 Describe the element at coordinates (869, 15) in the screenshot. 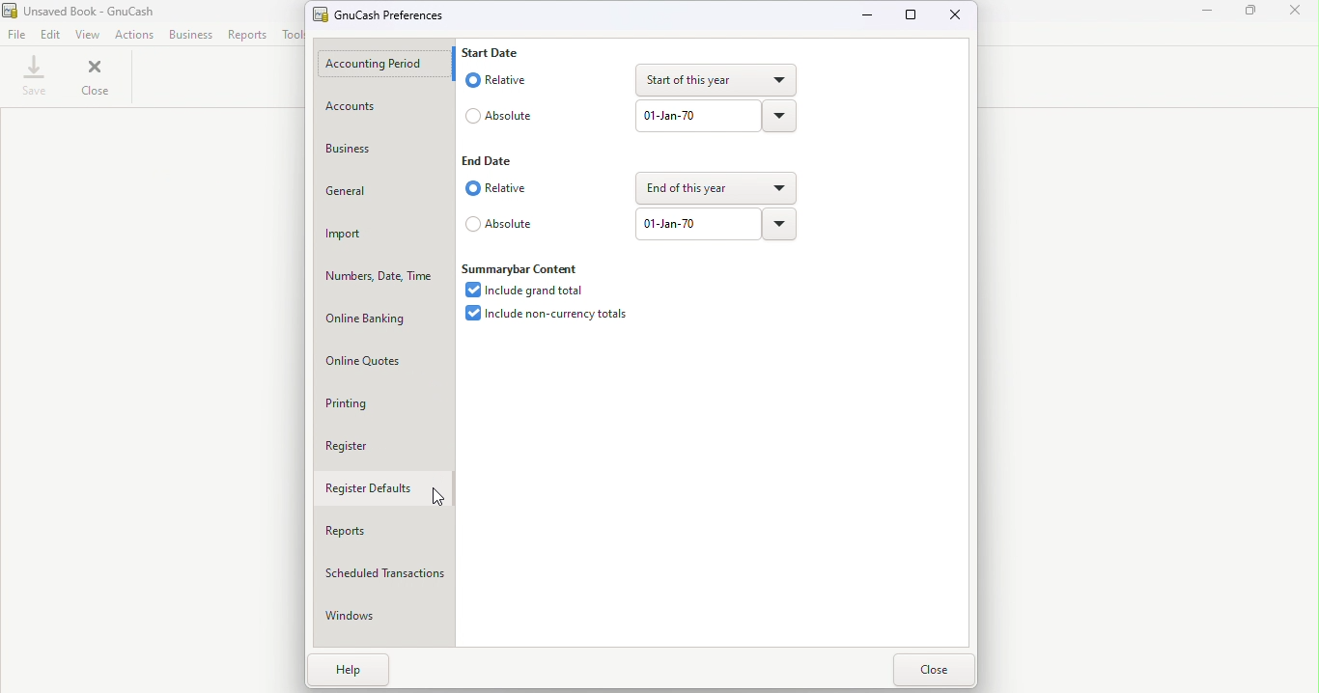

I see `Minimize` at that location.